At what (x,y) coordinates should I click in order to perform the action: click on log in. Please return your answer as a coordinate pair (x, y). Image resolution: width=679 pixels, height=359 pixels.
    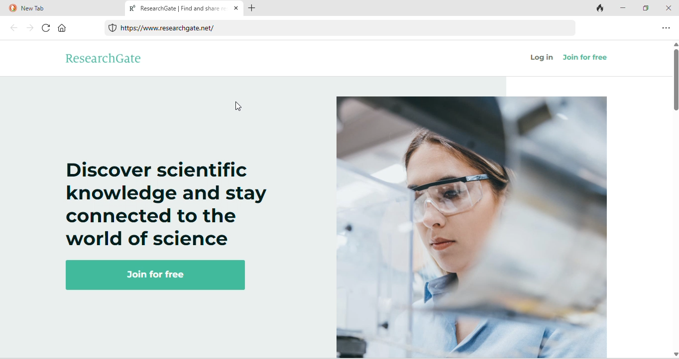
    Looking at the image, I should click on (543, 59).